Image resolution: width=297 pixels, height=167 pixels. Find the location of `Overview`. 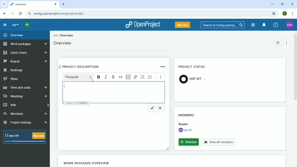

Overview is located at coordinates (67, 35).